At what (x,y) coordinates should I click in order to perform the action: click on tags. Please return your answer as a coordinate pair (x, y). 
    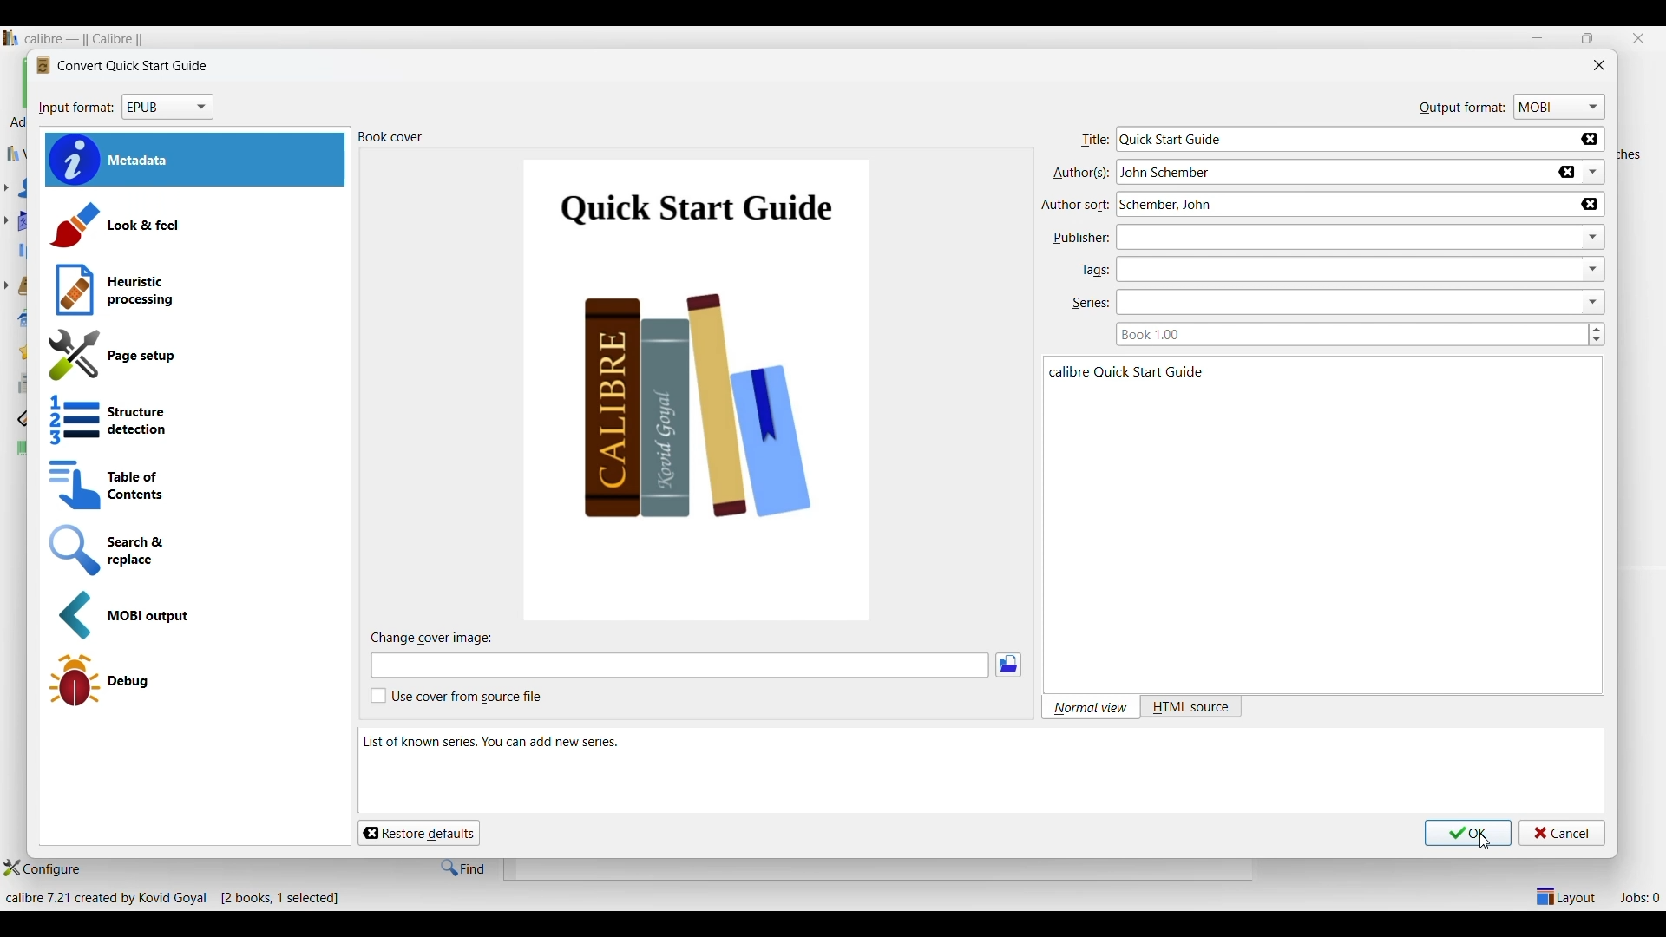
    Looking at the image, I should click on (1094, 269).